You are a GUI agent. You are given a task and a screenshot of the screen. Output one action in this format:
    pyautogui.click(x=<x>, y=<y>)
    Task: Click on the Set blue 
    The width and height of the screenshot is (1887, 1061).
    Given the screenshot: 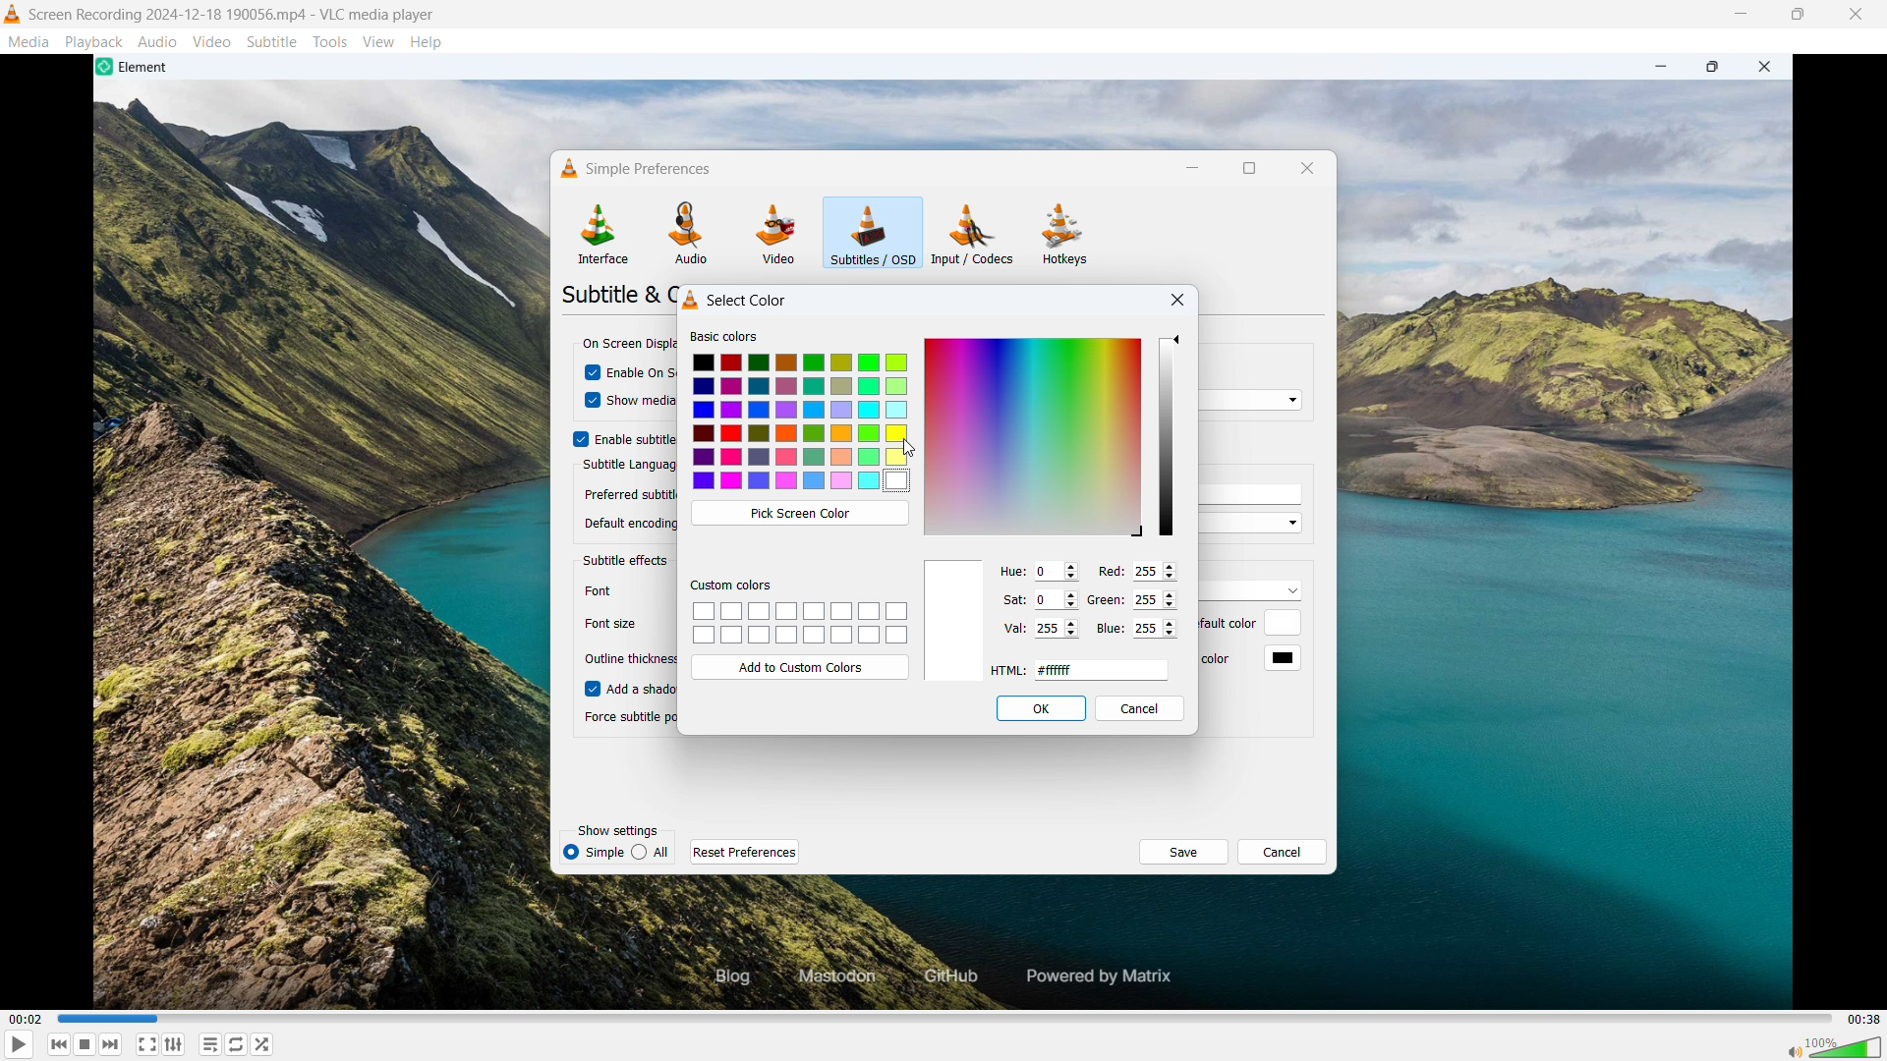 What is the action you would take?
    pyautogui.click(x=1155, y=629)
    